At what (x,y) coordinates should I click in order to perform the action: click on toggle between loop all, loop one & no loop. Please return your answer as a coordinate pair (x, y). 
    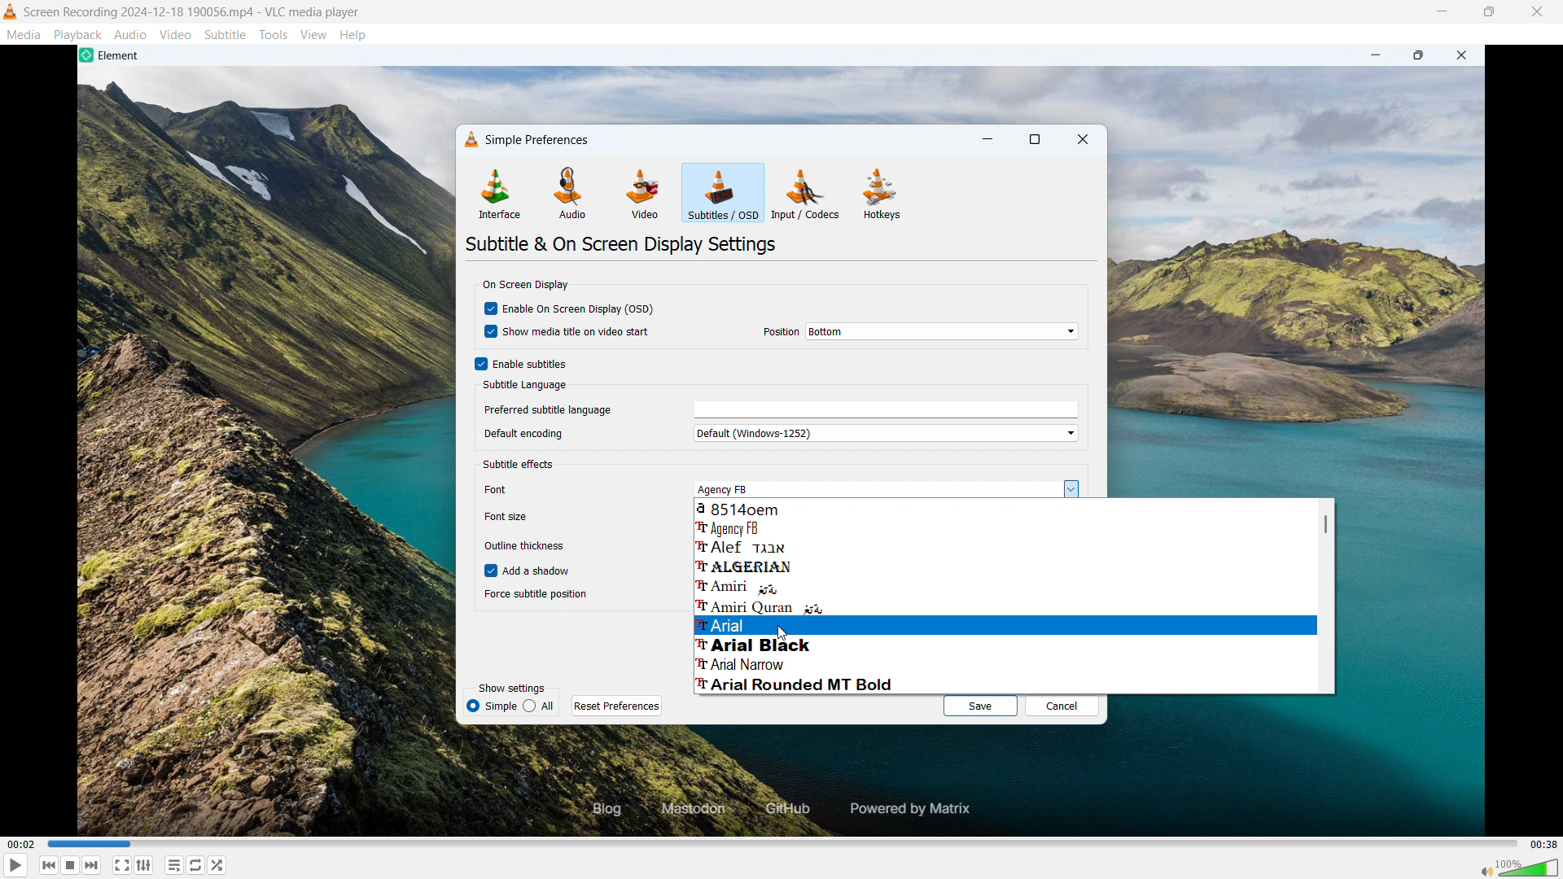
    Looking at the image, I should click on (195, 865).